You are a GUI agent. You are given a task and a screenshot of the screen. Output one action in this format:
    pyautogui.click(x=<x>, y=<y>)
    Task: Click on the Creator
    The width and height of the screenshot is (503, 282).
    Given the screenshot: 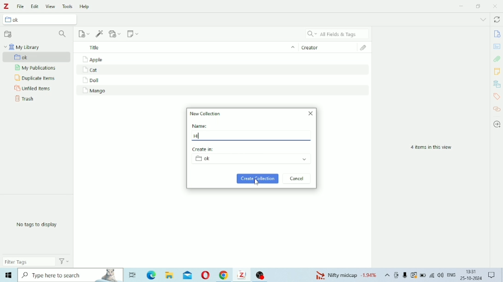 What is the action you would take?
    pyautogui.click(x=328, y=46)
    